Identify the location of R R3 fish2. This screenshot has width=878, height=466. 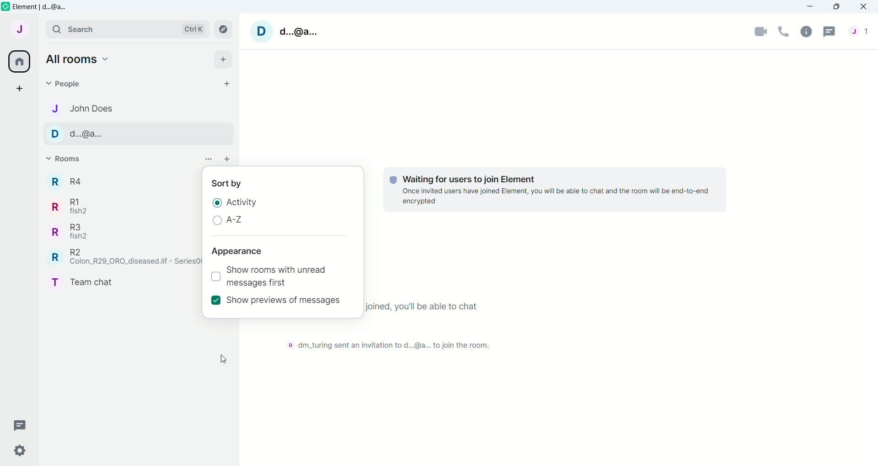
(74, 232).